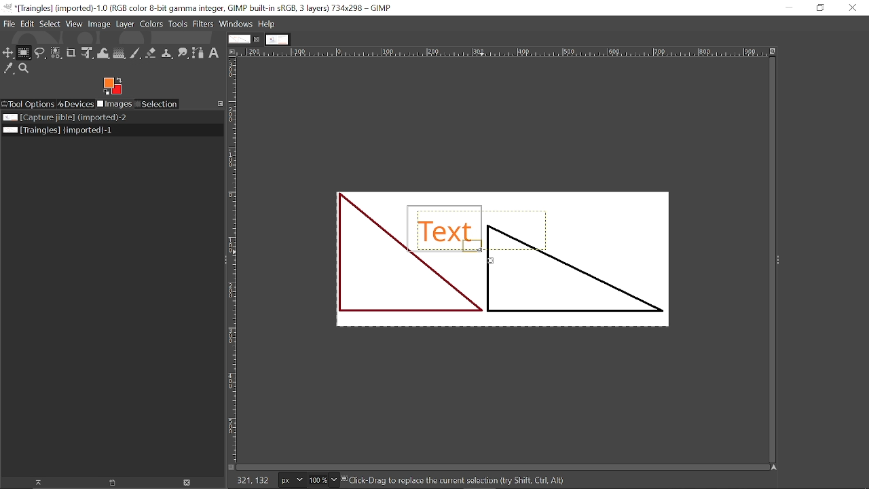 This screenshot has height=489, width=869. I want to click on Clone tool, so click(168, 54).